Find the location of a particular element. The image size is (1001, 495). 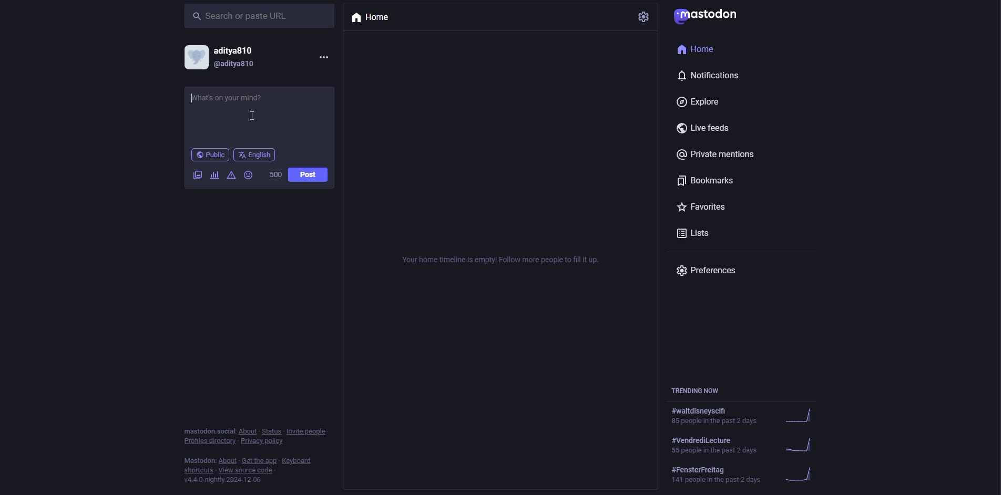

trending now is located at coordinates (747, 444).